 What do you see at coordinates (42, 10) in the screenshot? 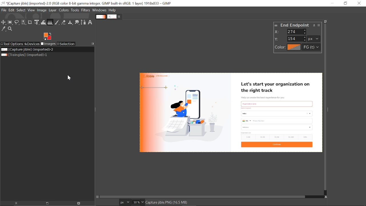
I see `Image` at bounding box center [42, 10].